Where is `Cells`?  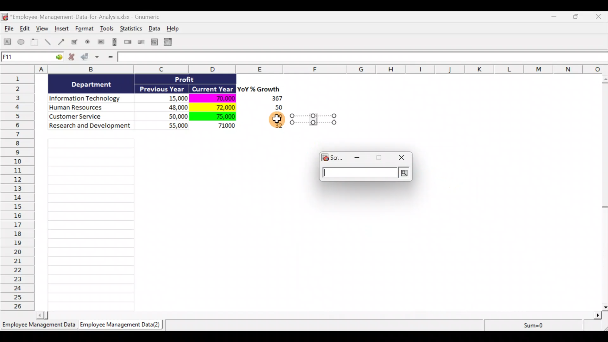 Cells is located at coordinates (91, 223).